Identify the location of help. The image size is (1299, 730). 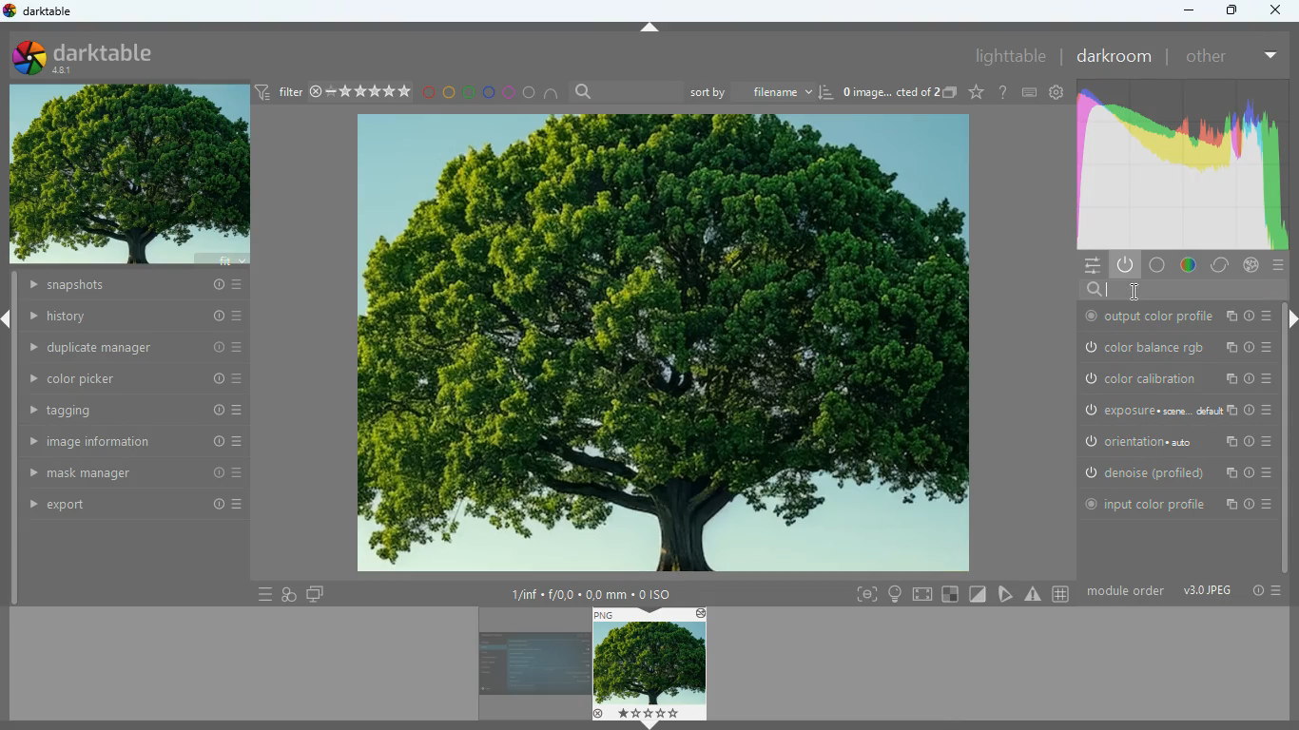
(1003, 92).